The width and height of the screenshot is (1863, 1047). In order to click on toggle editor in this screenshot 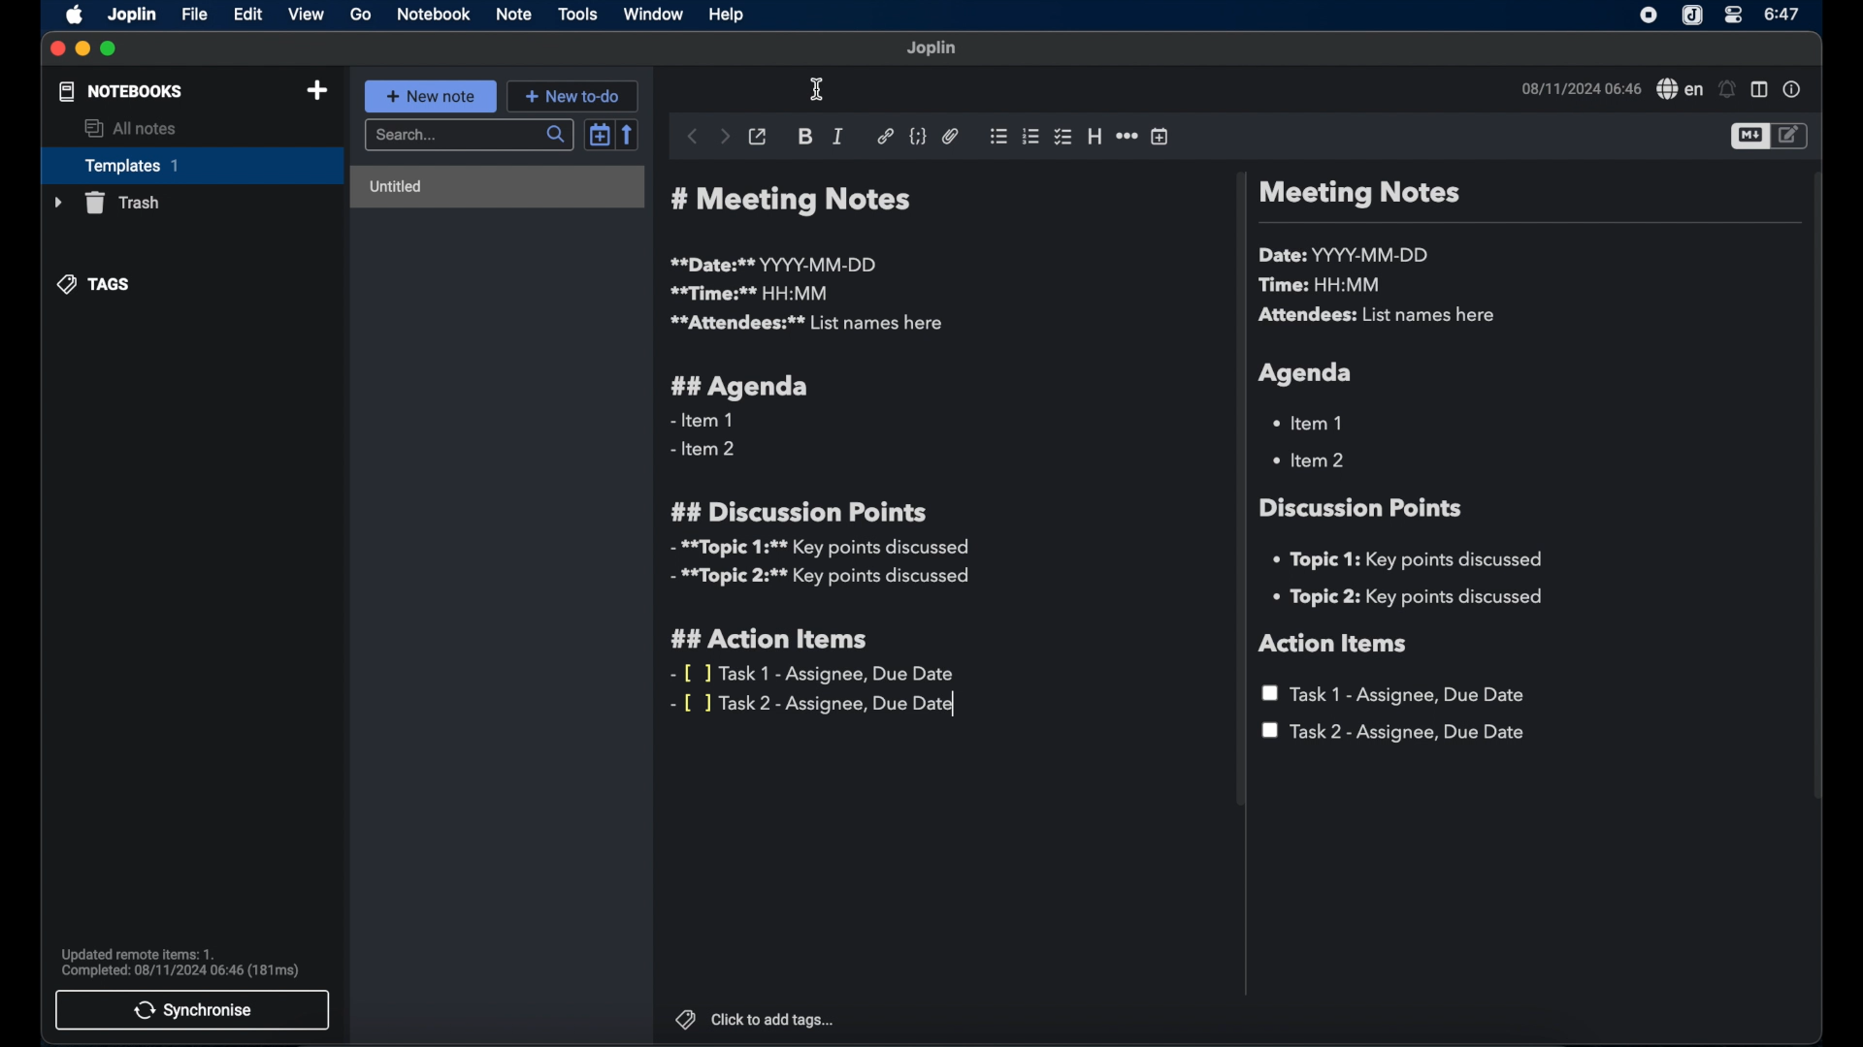, I will do `click(1790, 136)`.